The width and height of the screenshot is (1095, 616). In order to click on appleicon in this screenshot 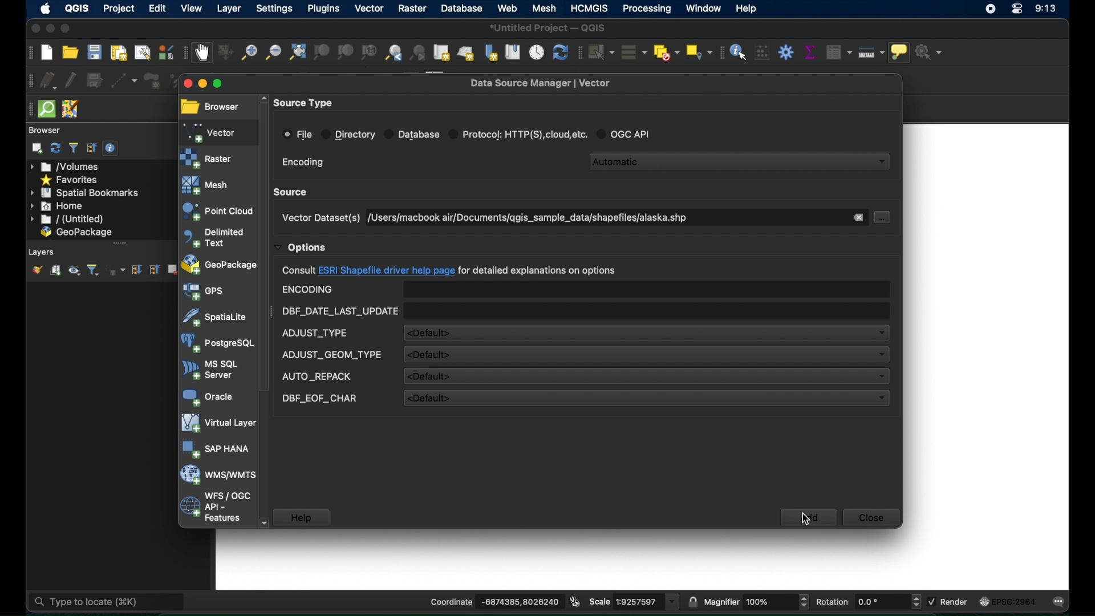, I will do `click(46, 9)`.